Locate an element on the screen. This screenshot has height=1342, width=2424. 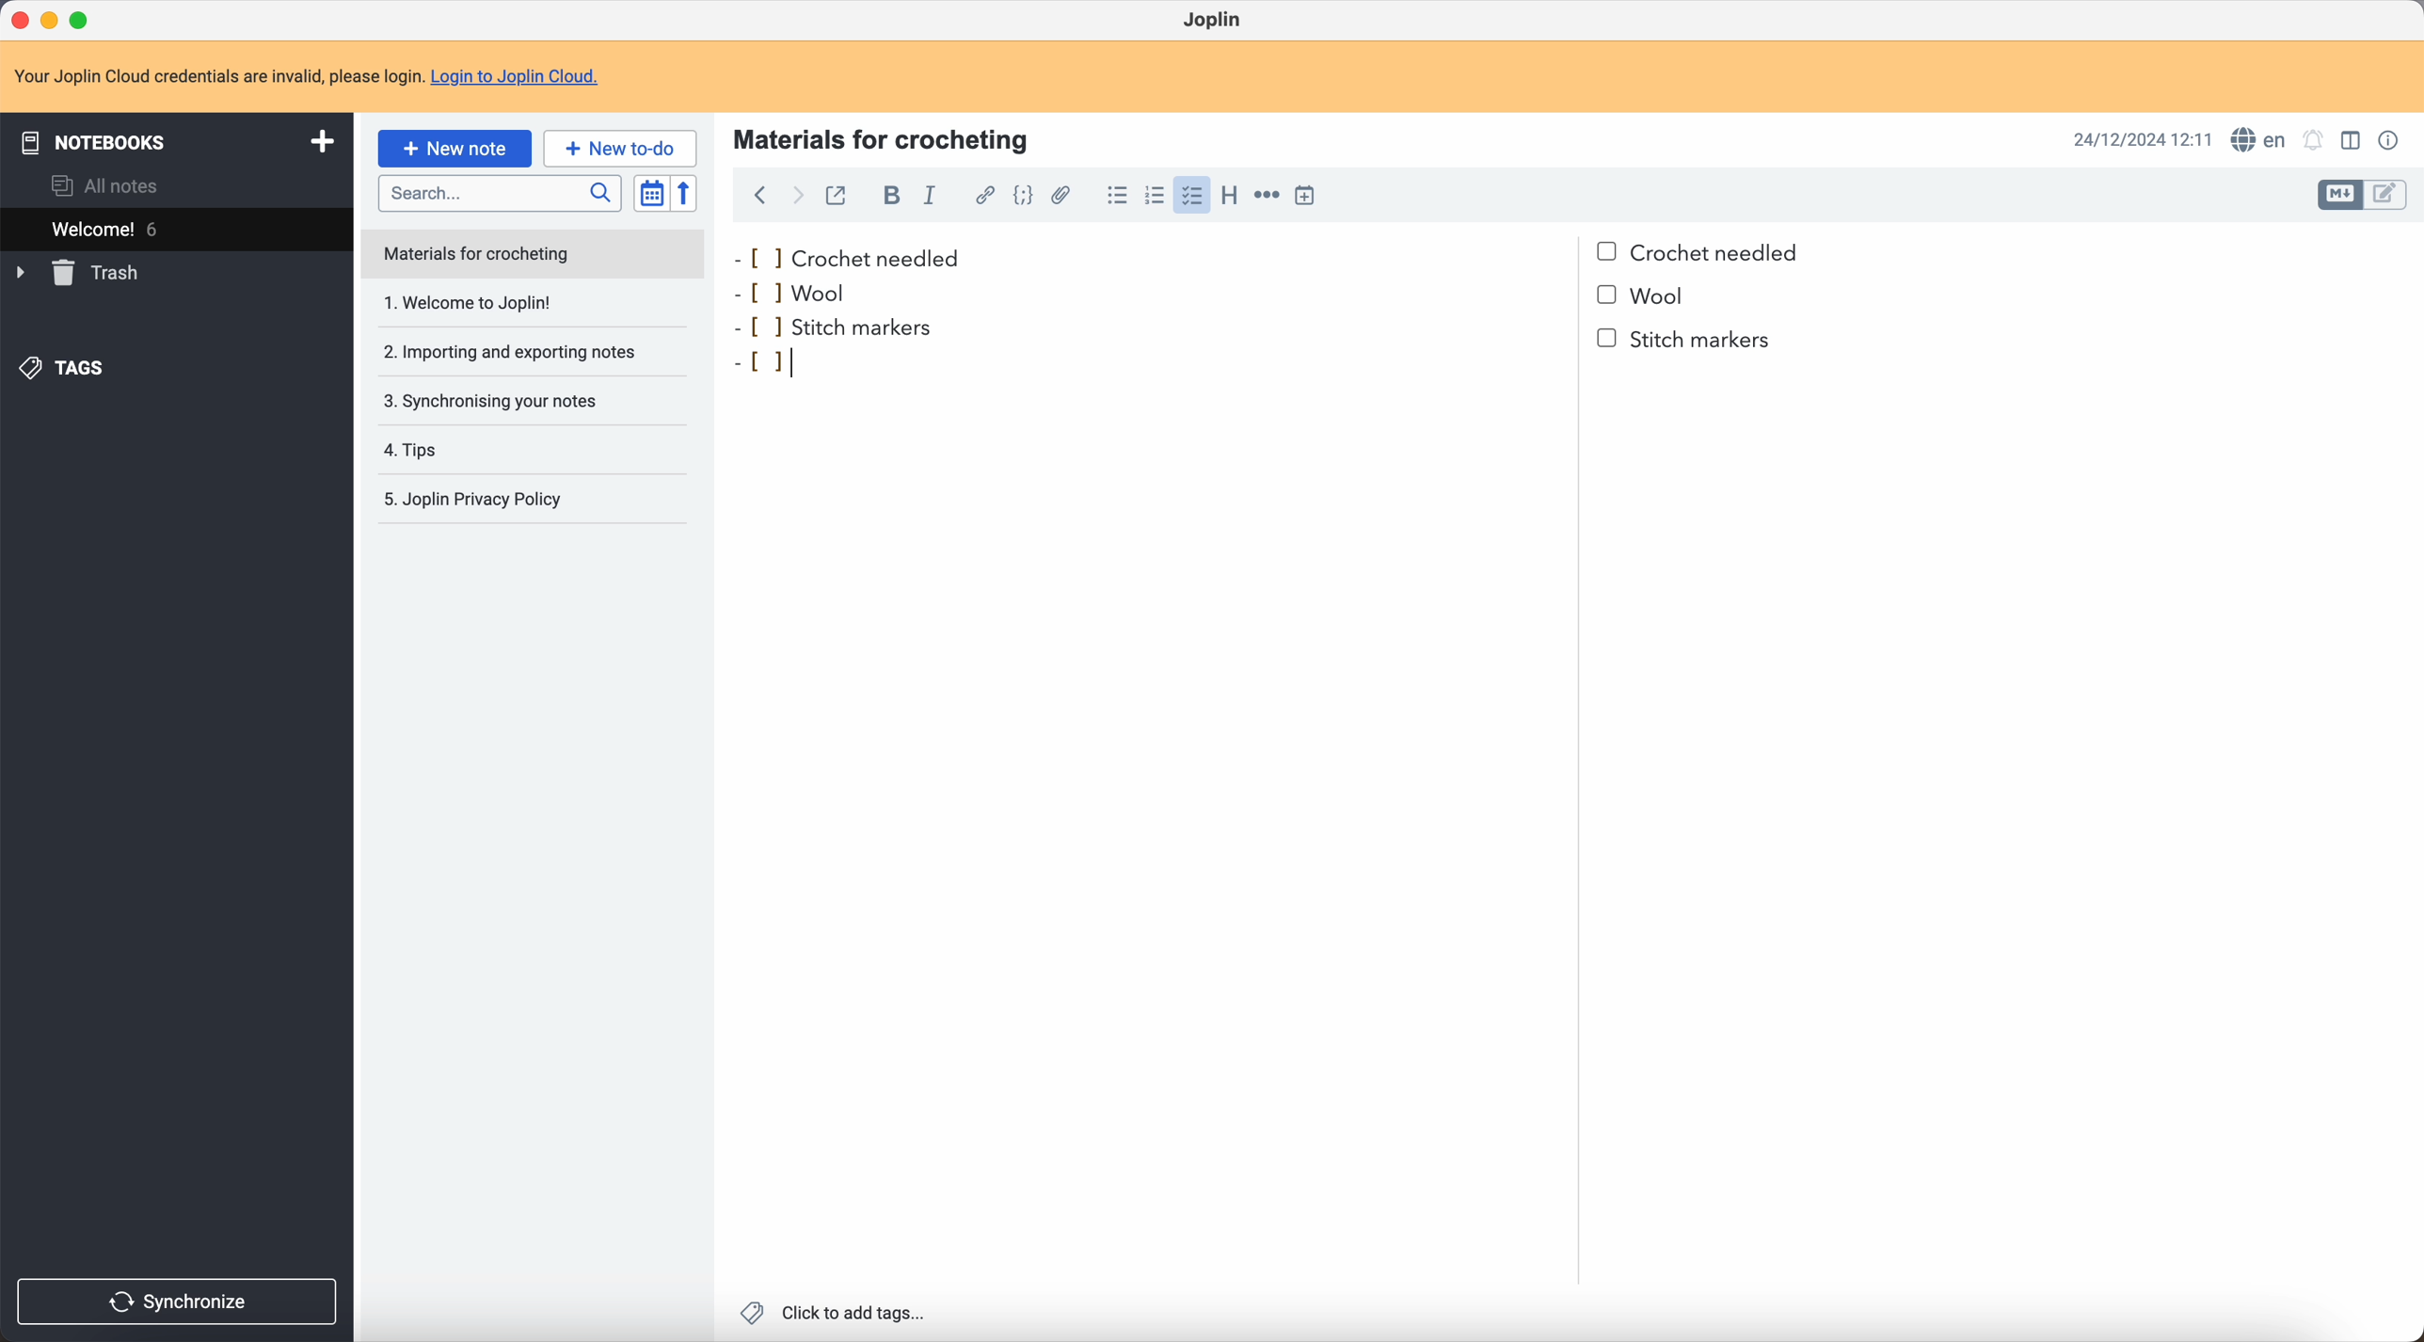
hyperlink is located at coordinates (981, 195).